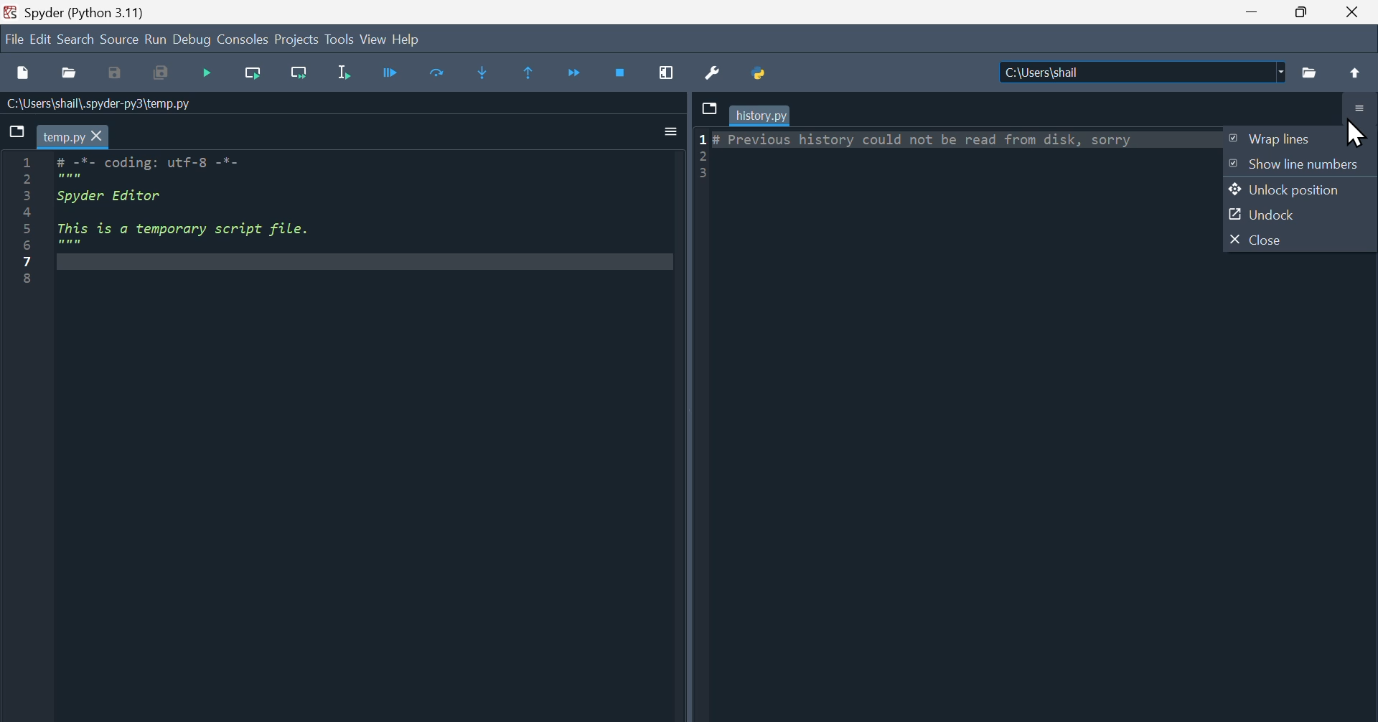 The height and width of the screenshot is (722, 1378). I want to click on Python path manager, so click(761, 75).